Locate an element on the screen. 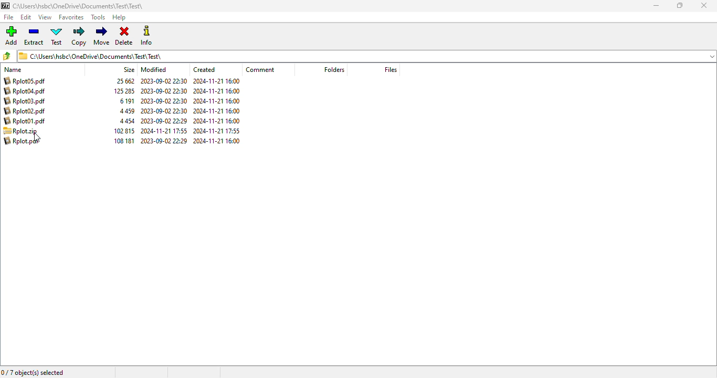  Rplot05.pdf is located at coordinates (26, 81).